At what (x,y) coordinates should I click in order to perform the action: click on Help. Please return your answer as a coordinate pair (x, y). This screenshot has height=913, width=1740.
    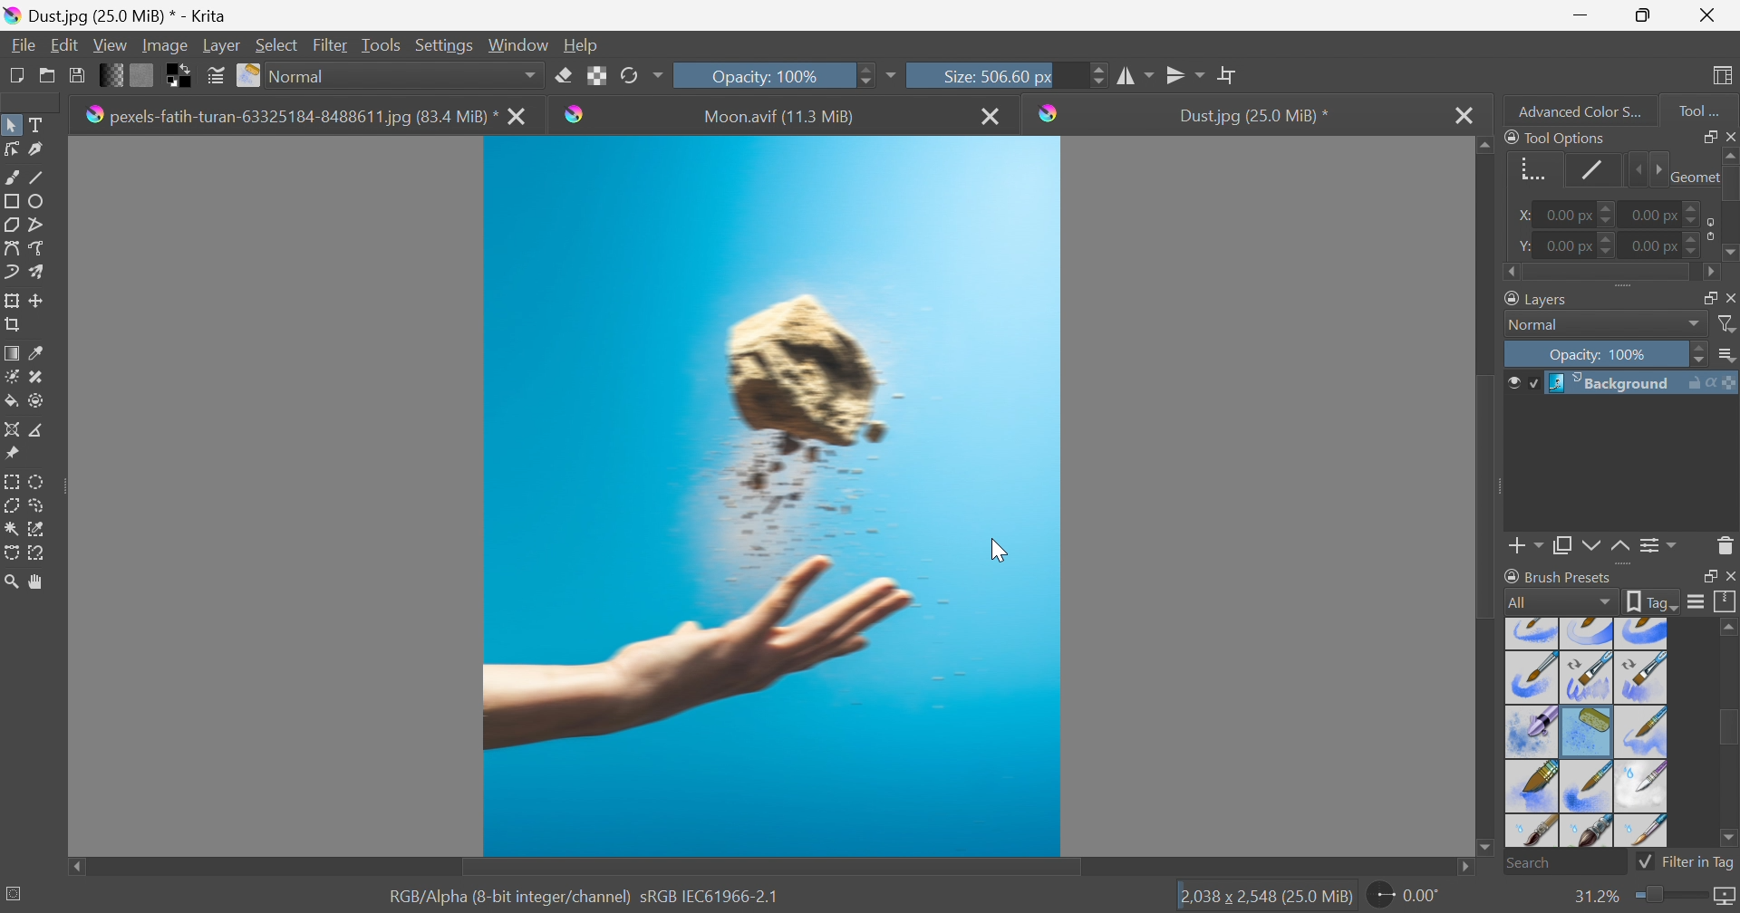
    Looking at the image, I should click on (582, 44).